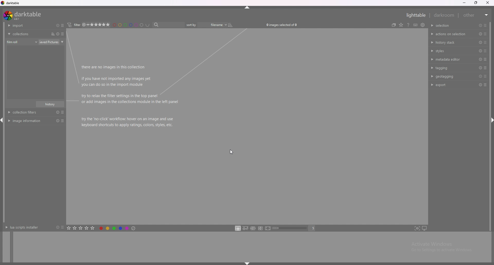 This screenshot has width=494, height=265. Describe the element at coordinates (36, 121) in the screenshot. I see `image information` at that location.